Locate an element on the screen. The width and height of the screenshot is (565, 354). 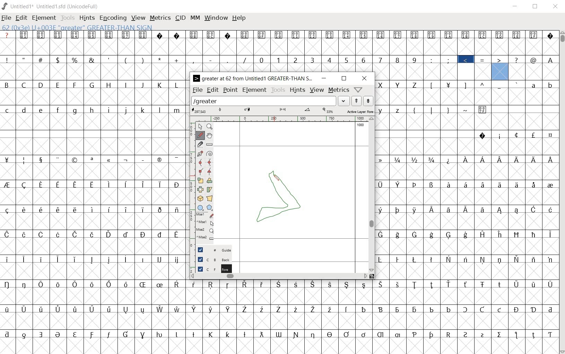
file is located at coordinates (6, 18).